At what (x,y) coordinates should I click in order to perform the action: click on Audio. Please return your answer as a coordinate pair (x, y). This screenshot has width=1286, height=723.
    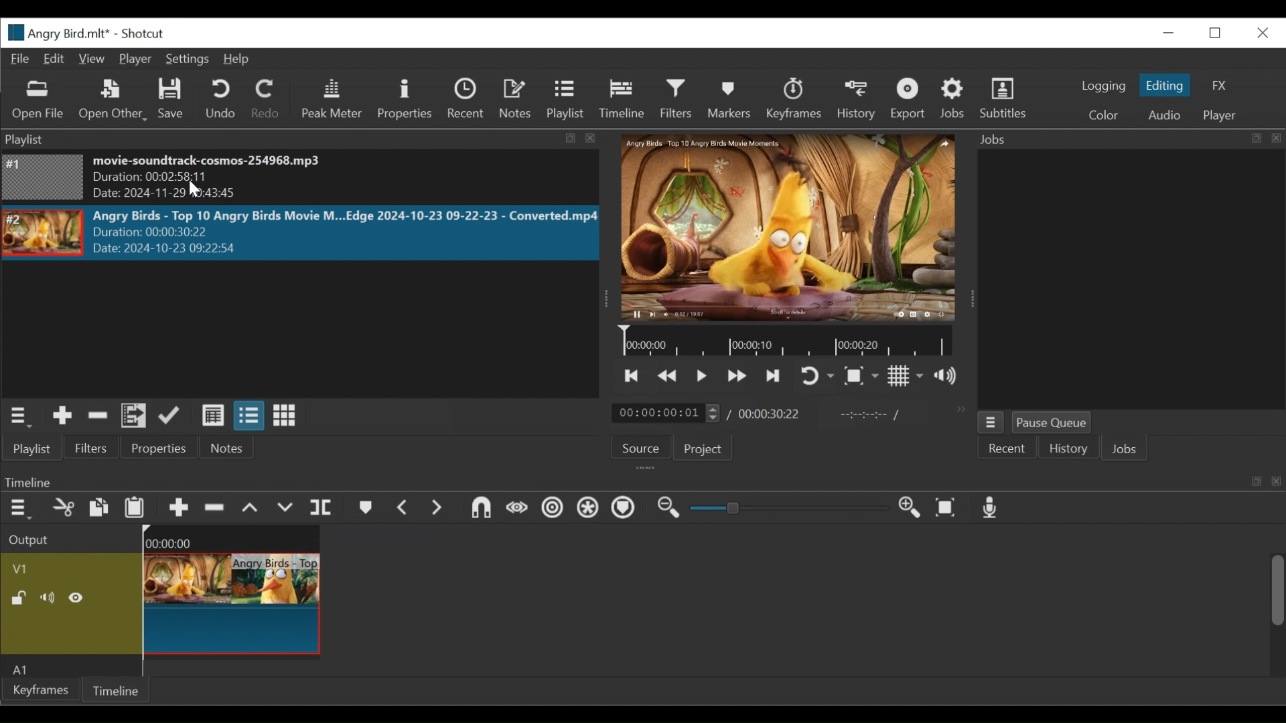
    Looking at the image, I should click on (1165, 114).